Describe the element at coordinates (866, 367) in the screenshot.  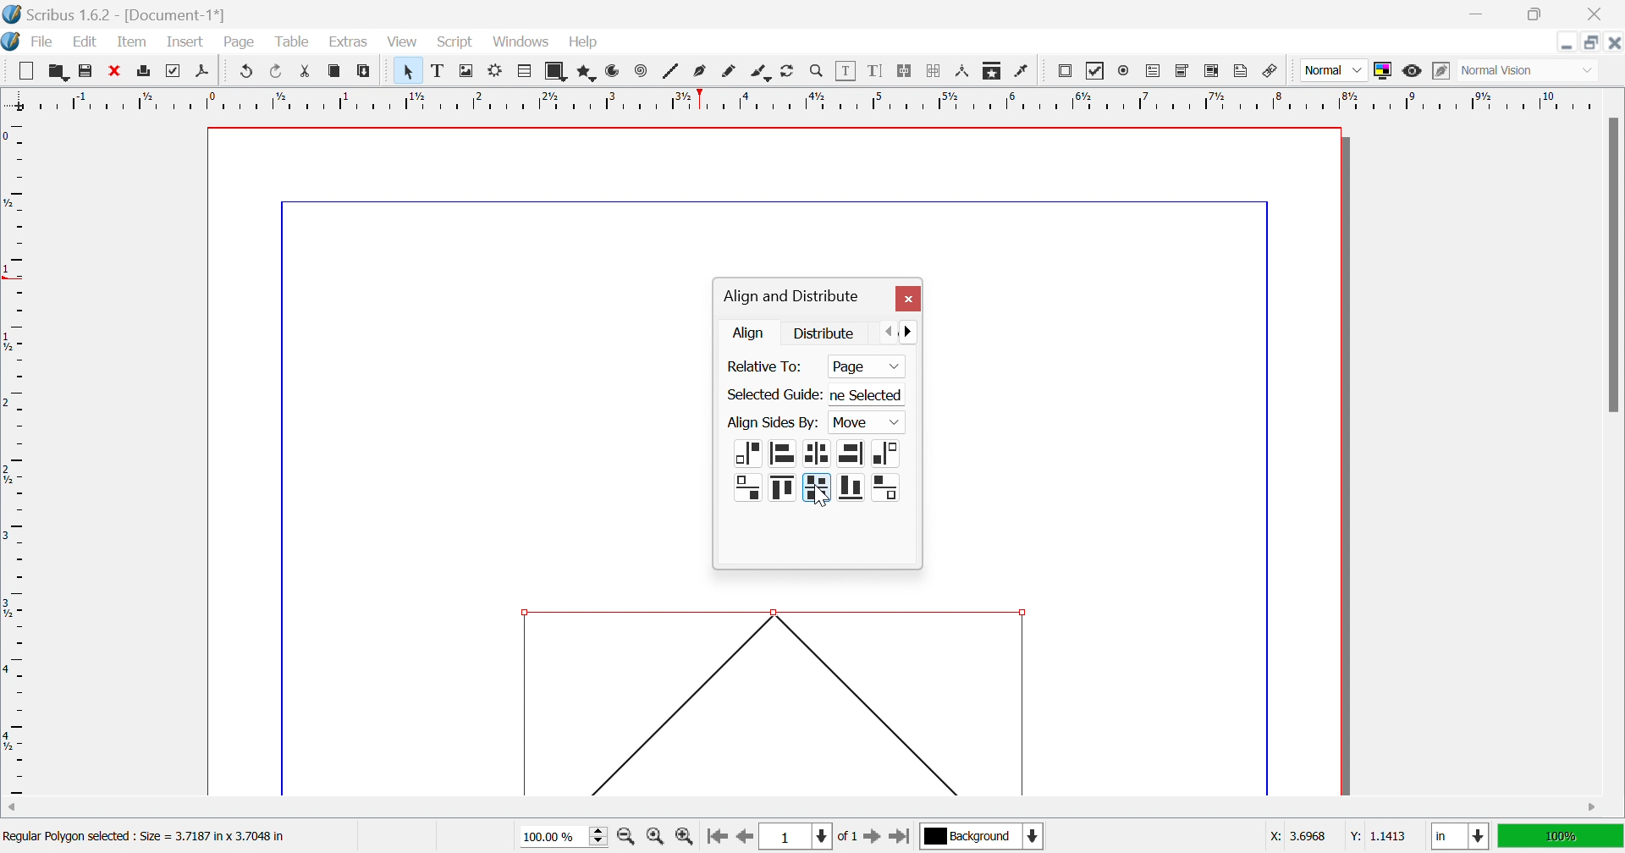
I see `Page` at that location.